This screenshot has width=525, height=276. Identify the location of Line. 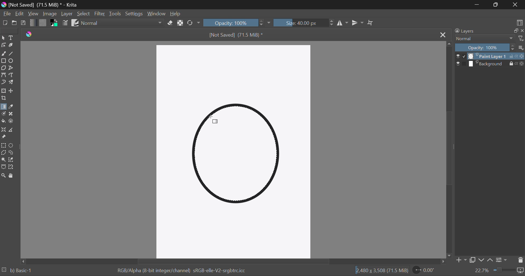
(12, 54).